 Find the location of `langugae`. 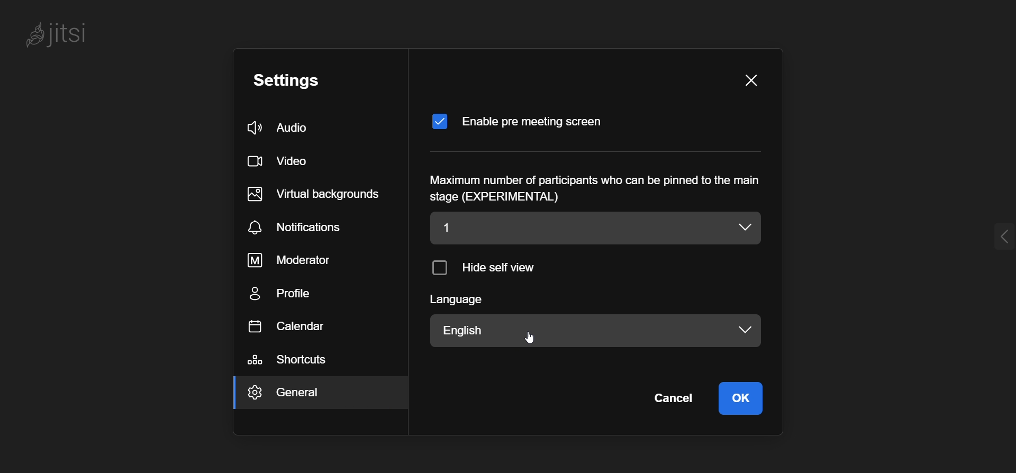

langugae is located at coordinates (467, 302).